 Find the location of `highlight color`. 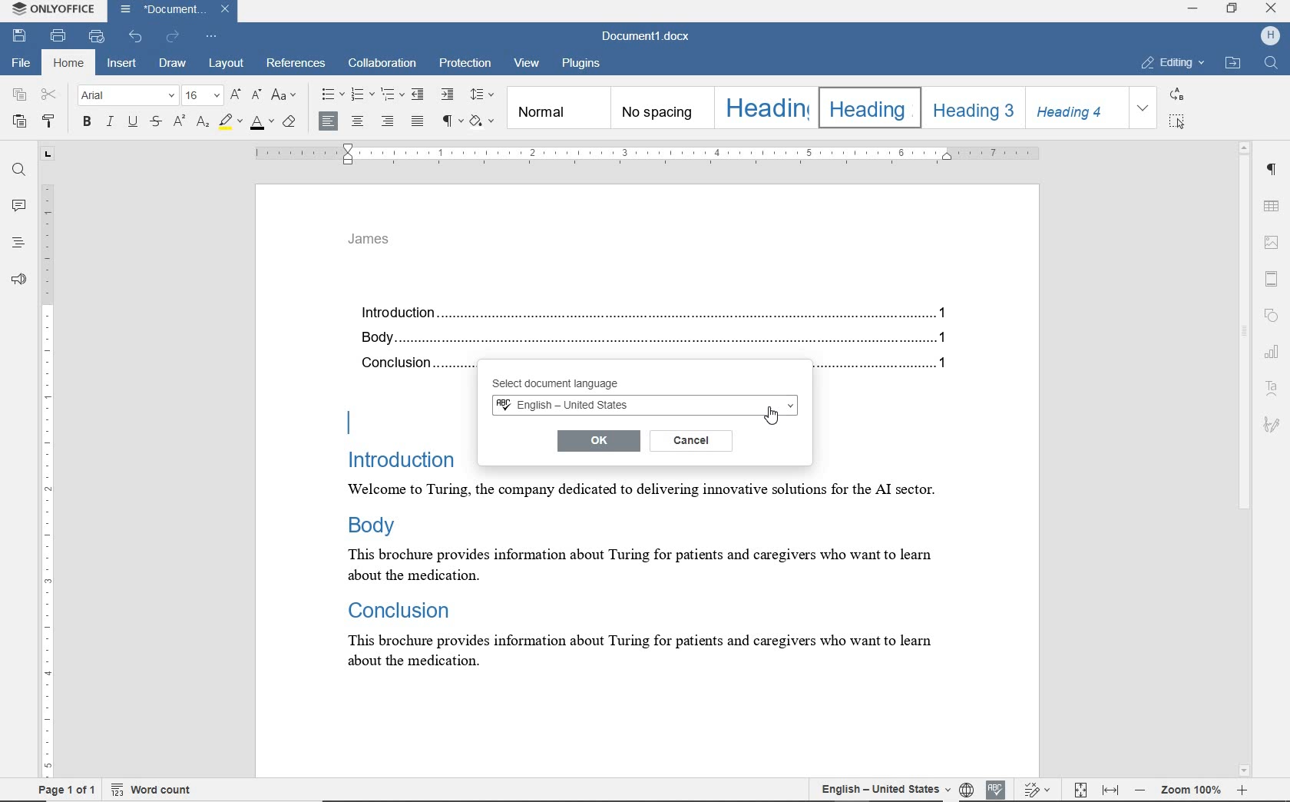

highlight color is located at coordinates (230, 122).